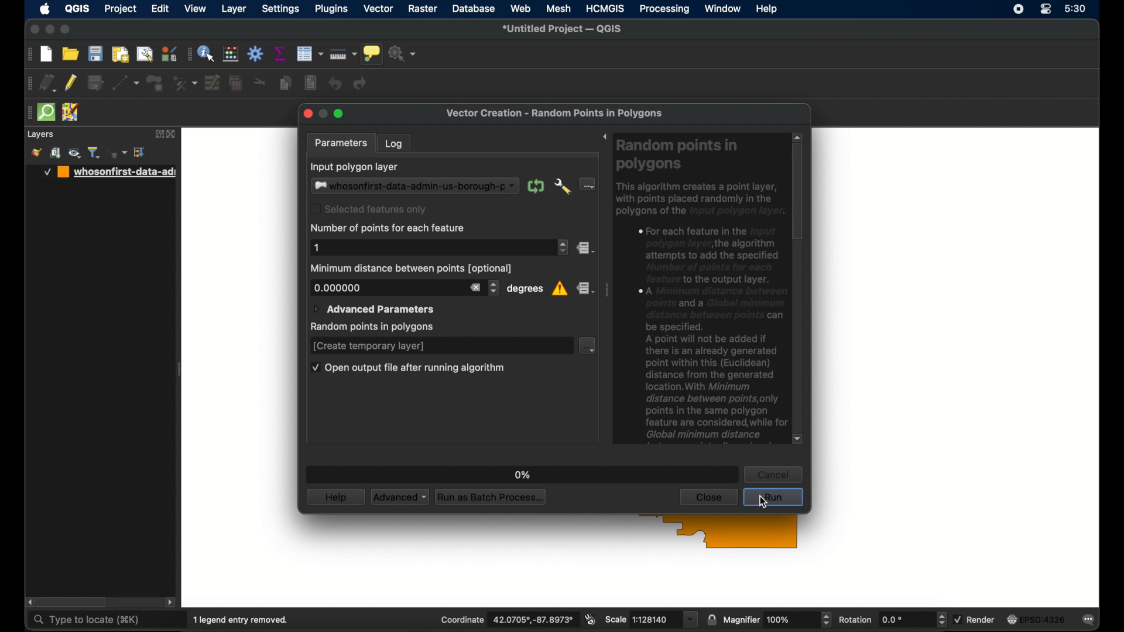 Image resolution: width=1124 pixels, height=632 pixels. I want to click on close, so click(307, 113).